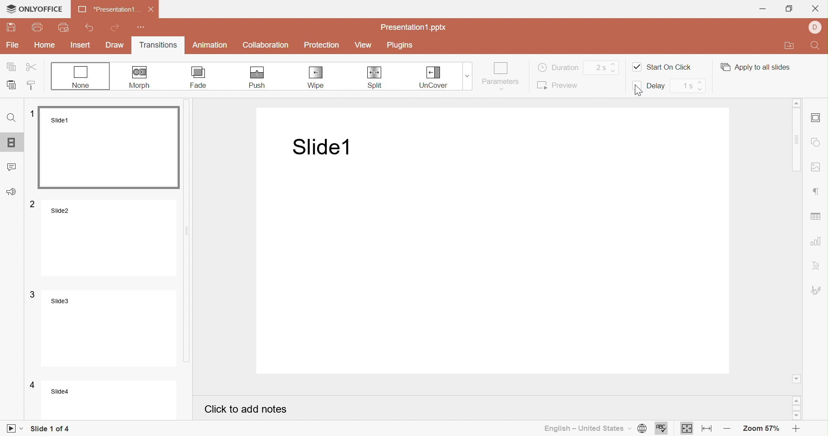  I want to click on Find, so click(817, 45).